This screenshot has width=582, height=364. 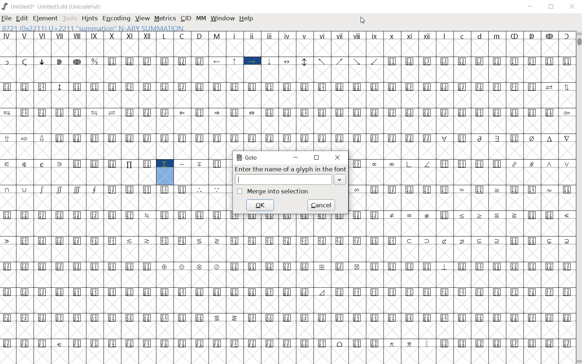 What do you see at coordinates (289, 75) in the screenshot?
I see `empty cells` at bounding box center [289, 75].